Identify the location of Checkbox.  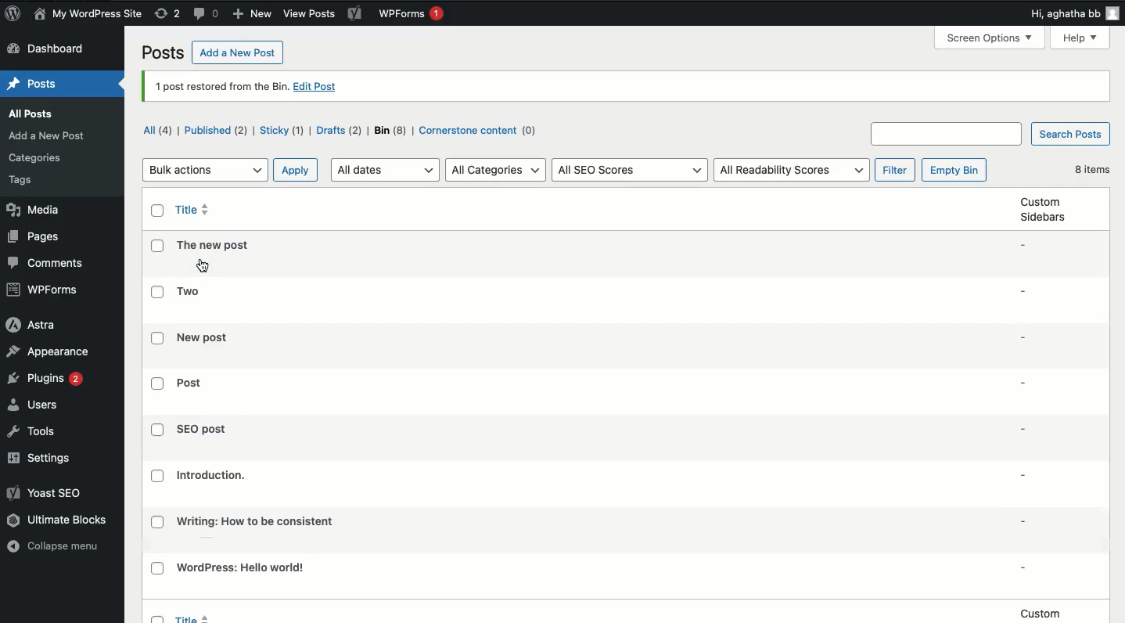
(159, 336).